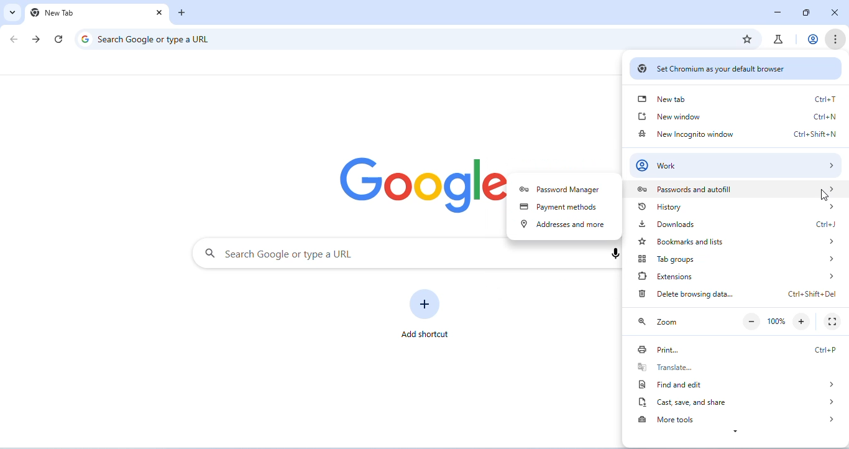  I want to click on google, so click(420, 187).